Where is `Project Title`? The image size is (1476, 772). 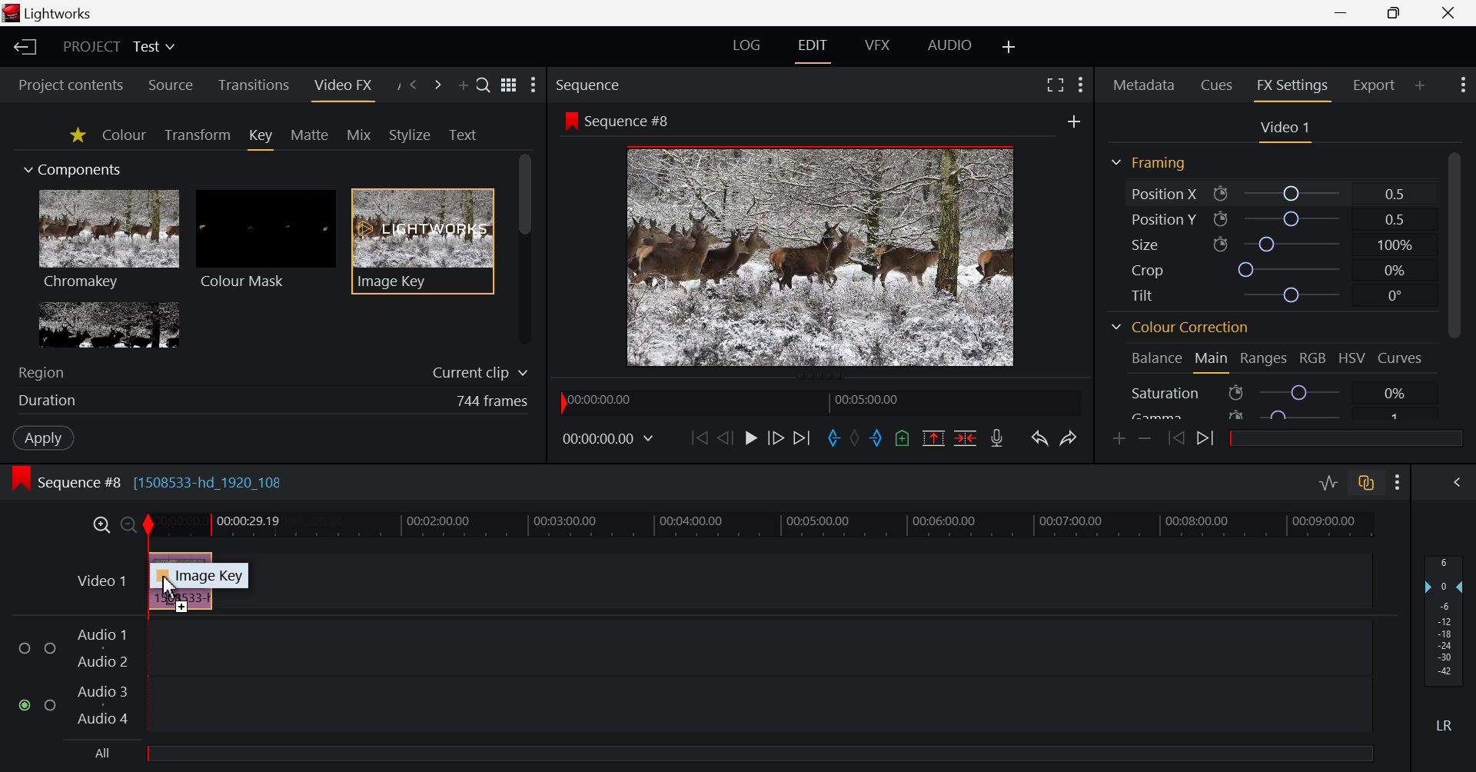
Project Title is located at coordinates (118, 46).